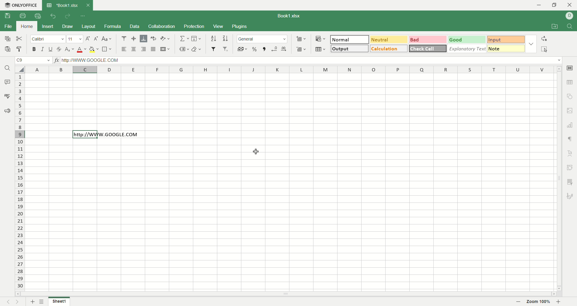  I want to click on active cell, so click(85, 135).